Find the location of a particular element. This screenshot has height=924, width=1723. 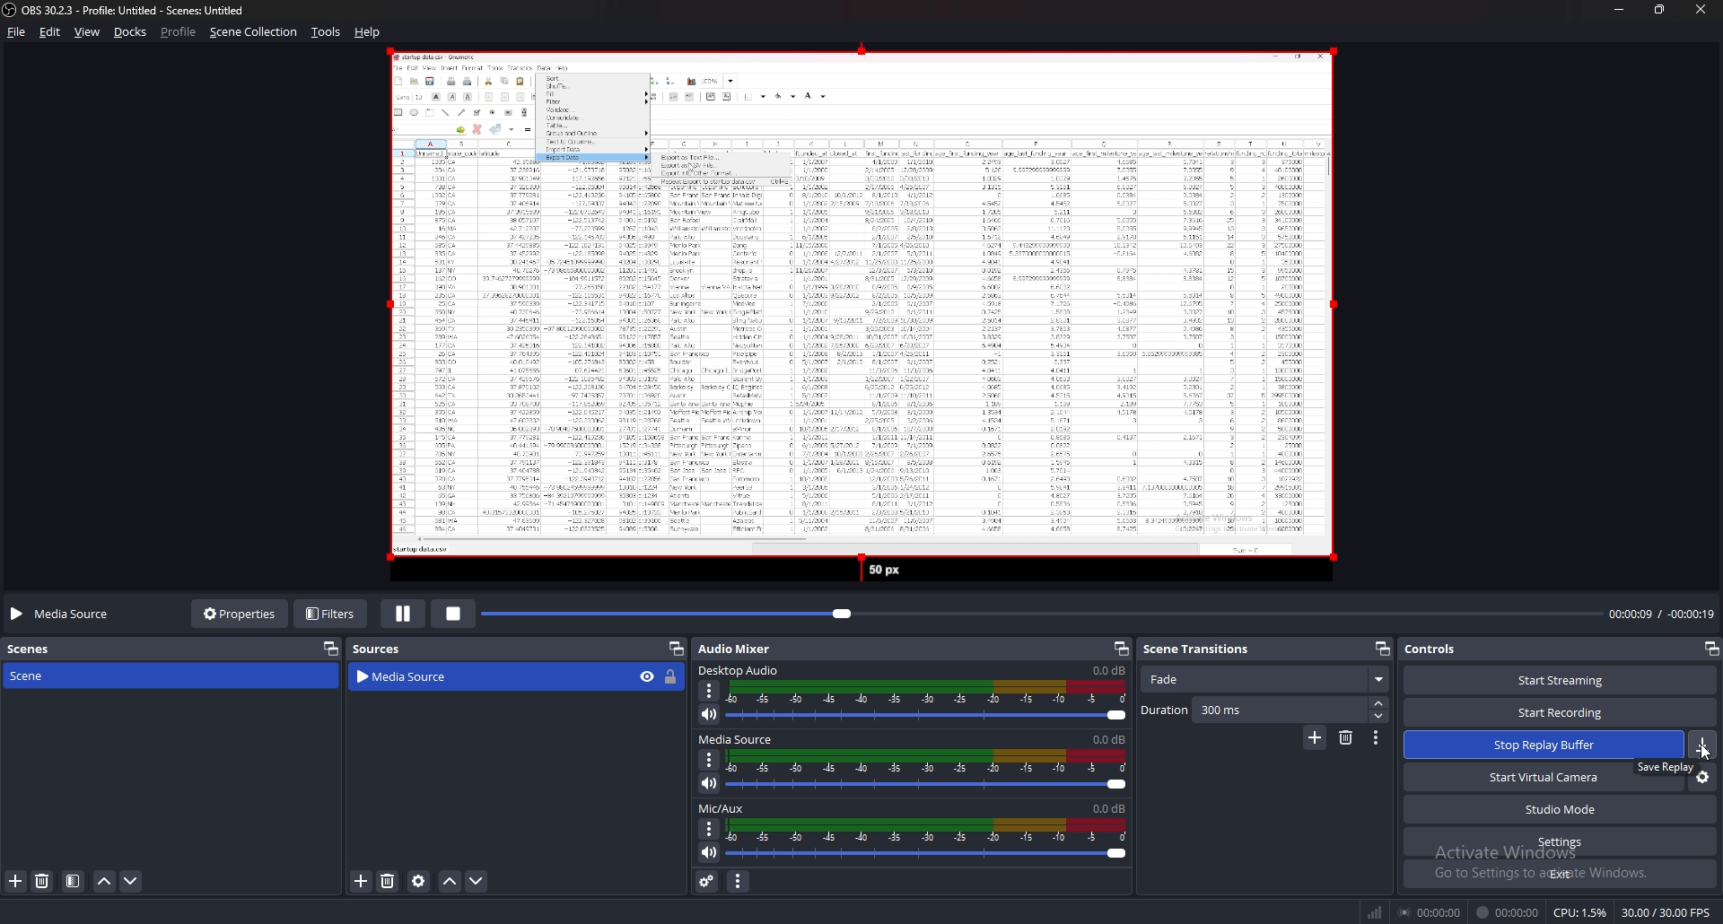

help is located at coordinates (370, 32).